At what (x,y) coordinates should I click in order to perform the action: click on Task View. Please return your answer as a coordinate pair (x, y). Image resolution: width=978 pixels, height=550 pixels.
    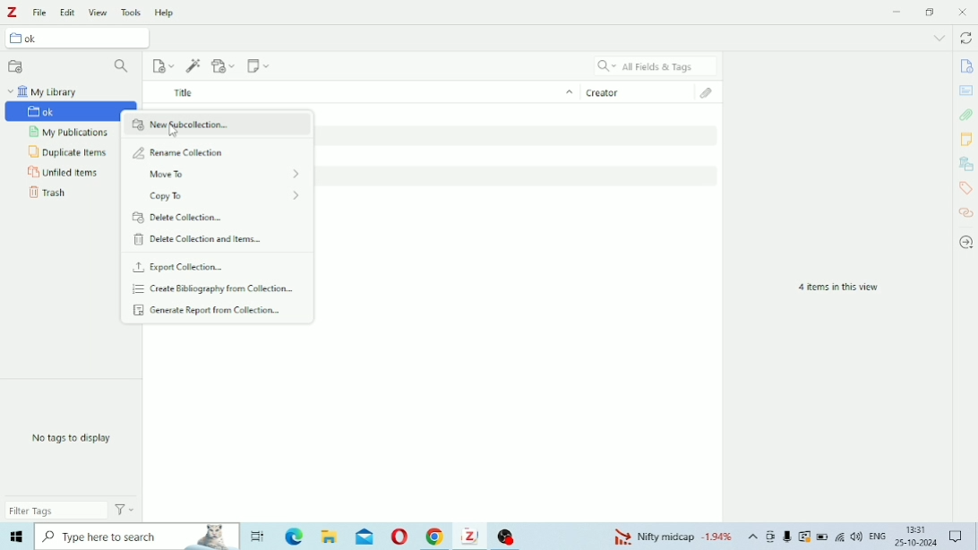
    Looking at the image, I should click on (258, 537).